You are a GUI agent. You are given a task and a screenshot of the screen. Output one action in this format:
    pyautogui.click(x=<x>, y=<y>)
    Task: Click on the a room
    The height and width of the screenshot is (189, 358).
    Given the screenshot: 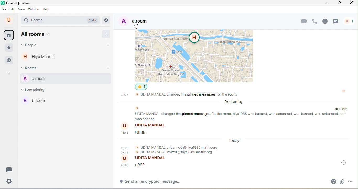 What is the action you would take?
    pyautogui.click(x=66, y=79)
    